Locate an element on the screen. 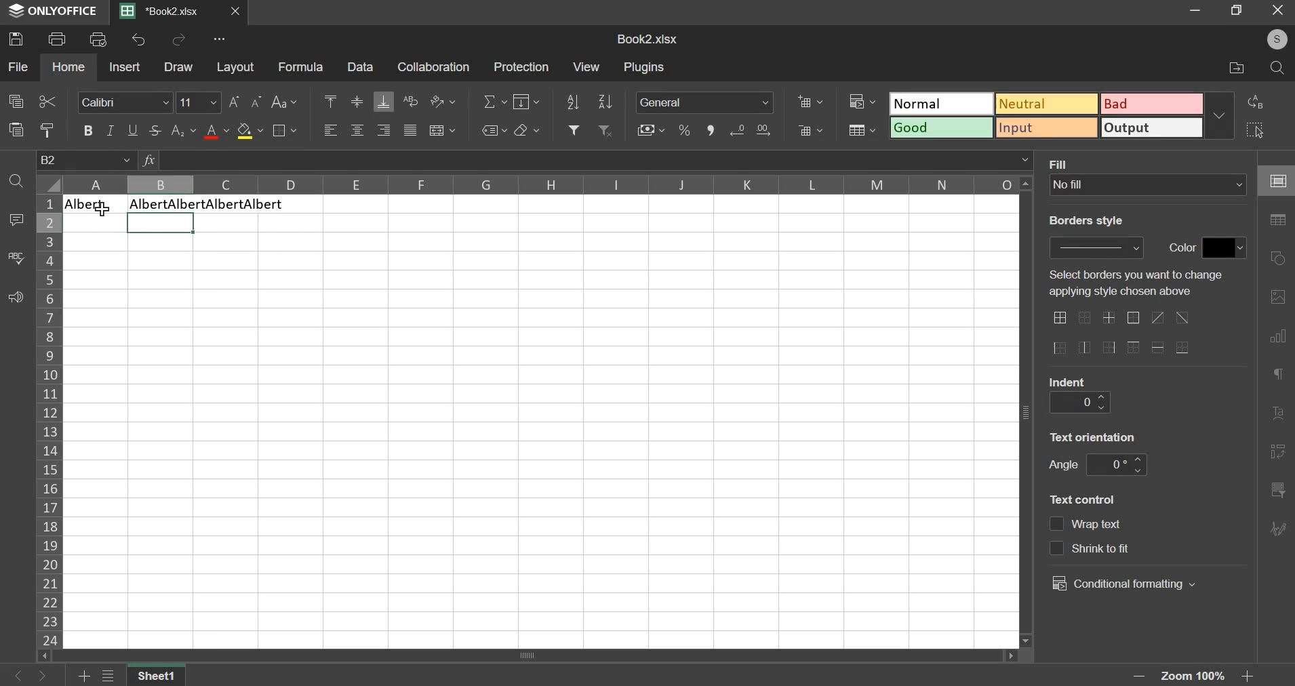 This screenshot has height=686, width=1295. collaboration is located at coordinates (435, 67).